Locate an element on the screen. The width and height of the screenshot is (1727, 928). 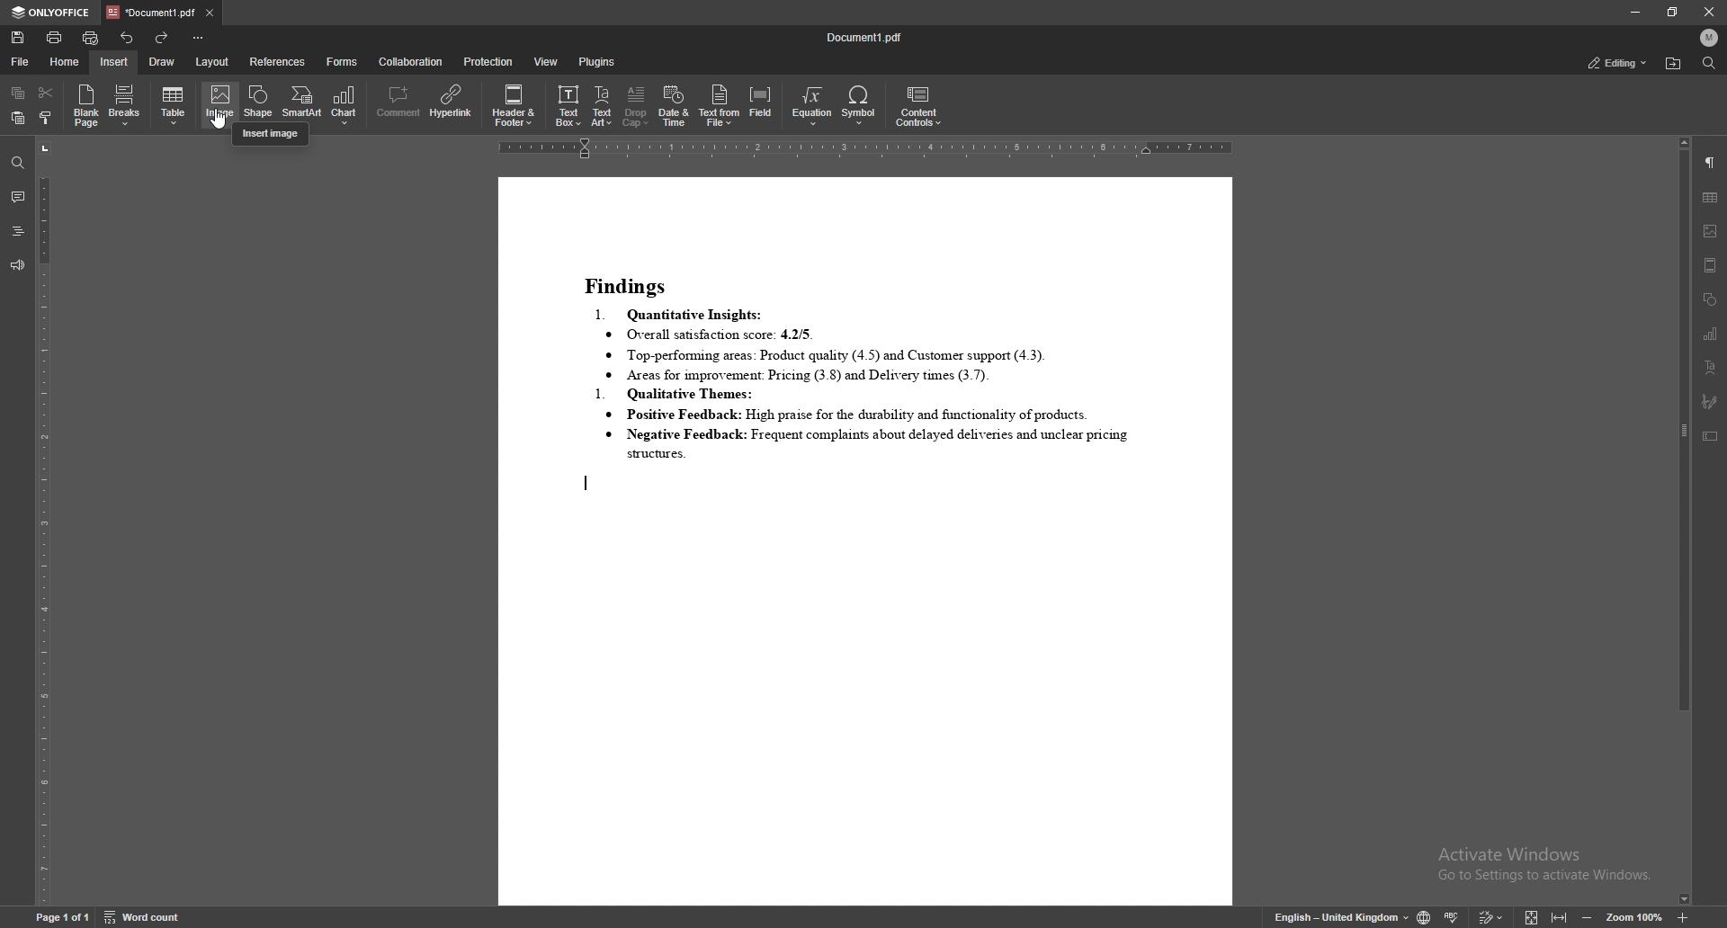
redo is located at coordinates (164, 37).